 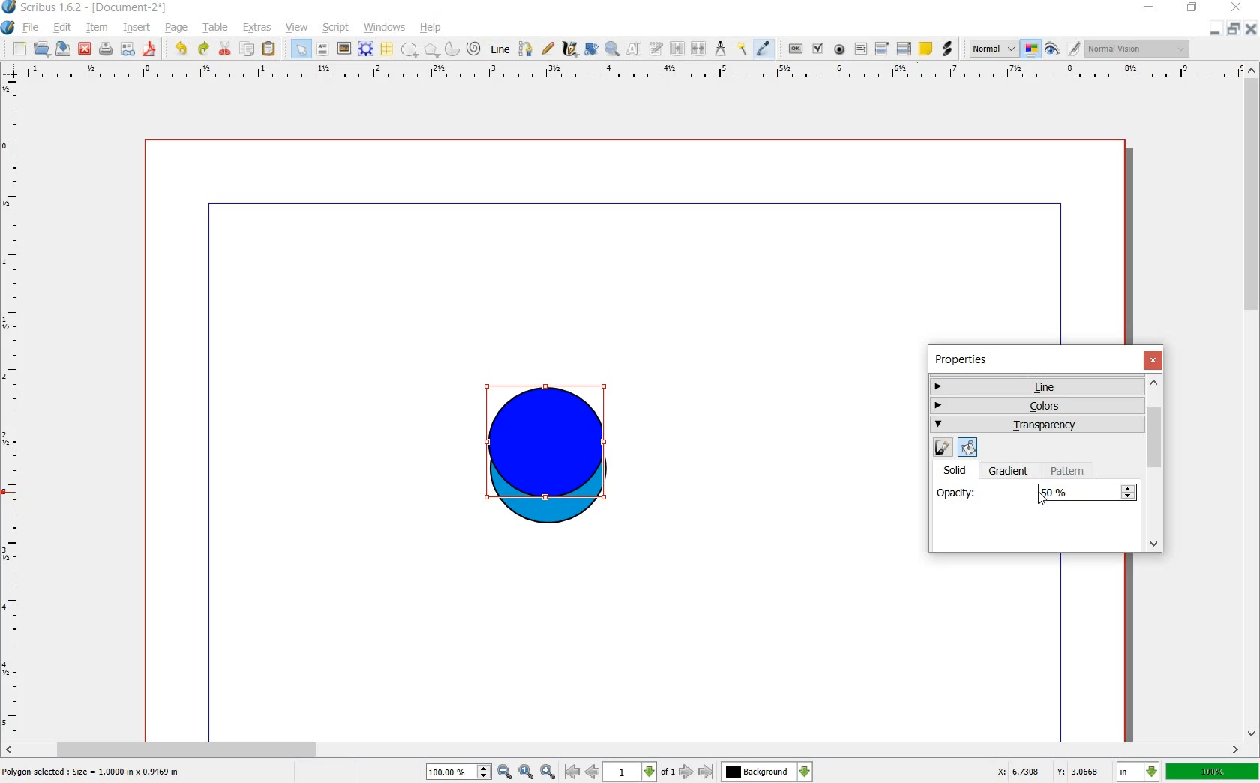 I want to click on scroll bar, so click(x=622, y=748).